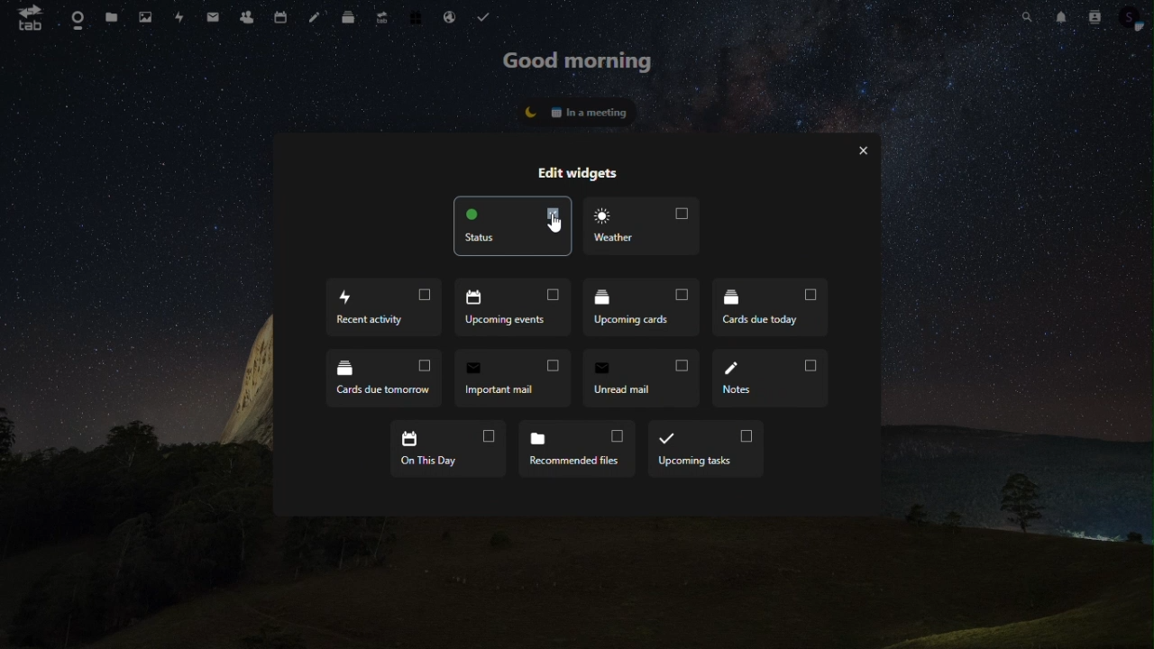  Describe the element at coordinates (1096, 19) in the screenshot. I see `contacts` at that location.